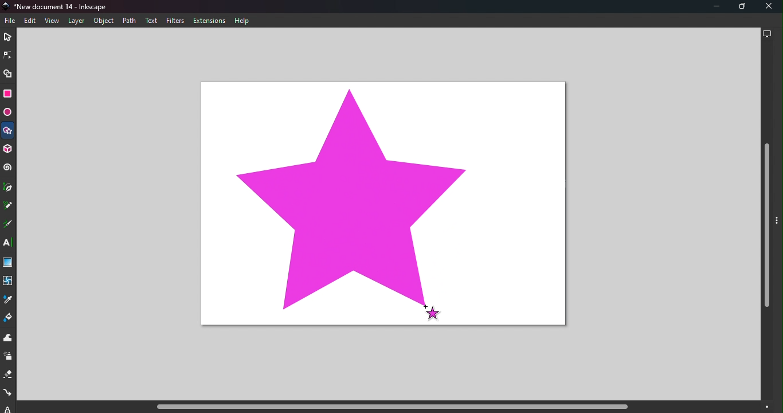  What do you see at coordinates (7, 394) in the screenshot?
I see `Connector tool` at bounding box center [7, 394].